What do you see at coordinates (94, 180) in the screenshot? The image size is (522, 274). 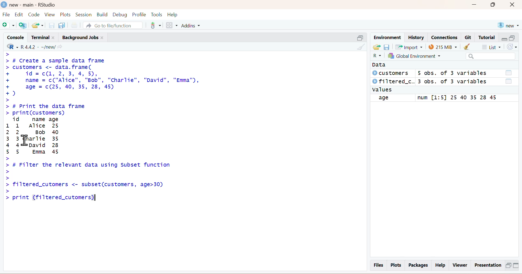 I see `~

> # Filter the relevant data using Subset function
>

>

> filtered_cutomers <- subset(customers, age>30)
>

> print (filtered_cutomers)|` at bounding box center [94, 180].